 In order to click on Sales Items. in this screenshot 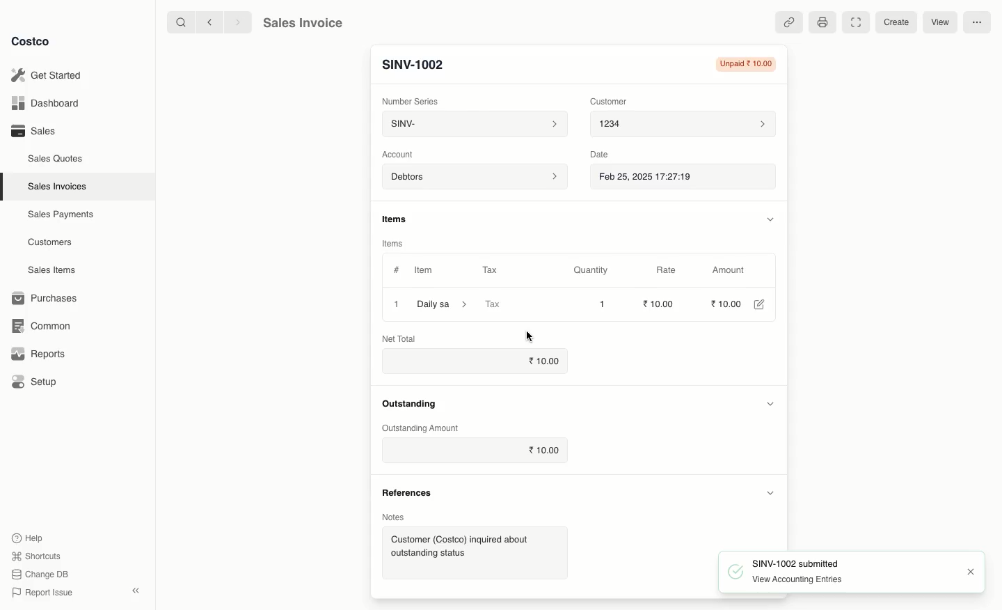, I will do `click(49, 271)`.